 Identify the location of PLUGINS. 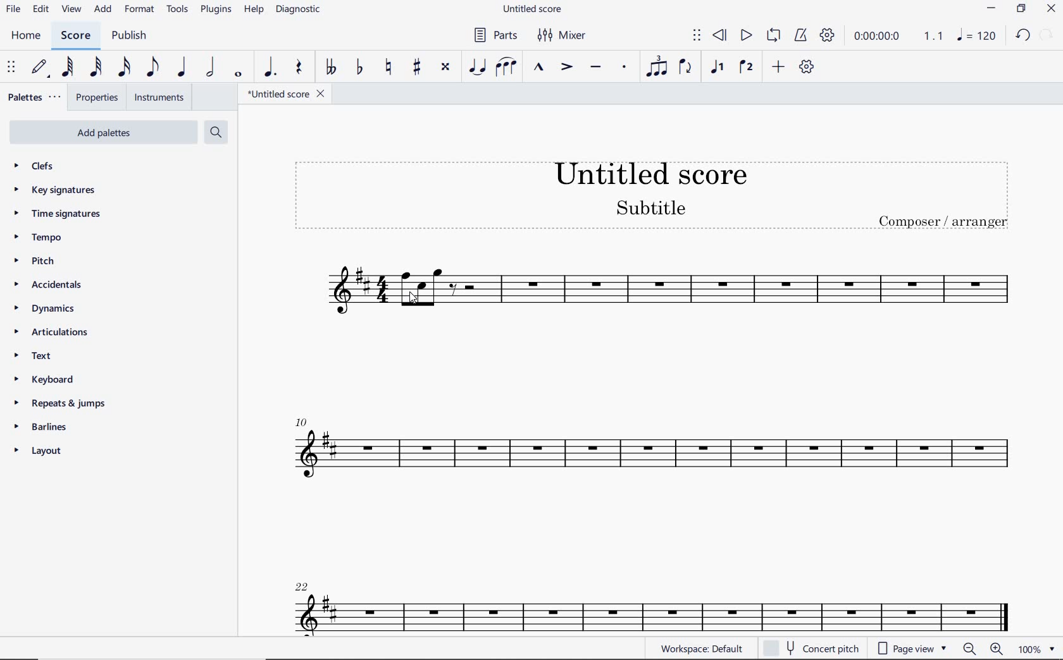
(216, 10).